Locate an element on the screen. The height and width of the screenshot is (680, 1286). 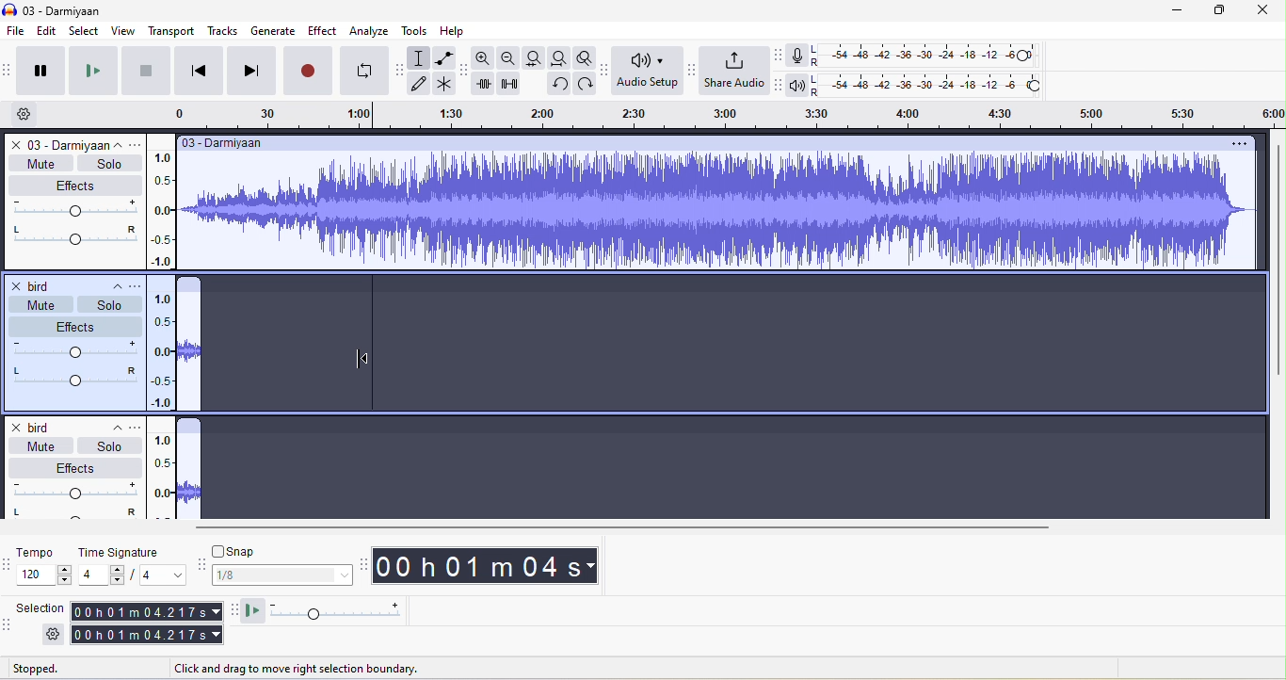
edit is located at coordinates (50, 32).